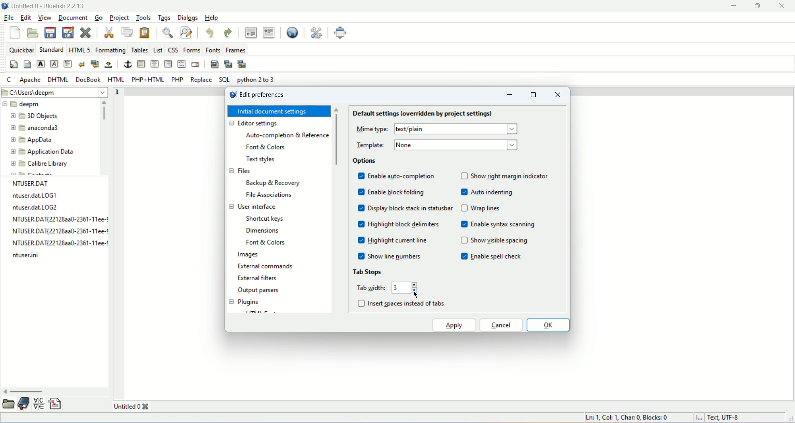 This screenshot has width=795, height=423. What do you see at coordinates (26, 18) in the screenshot?
I see `edit` at bounding box center [26, 18].